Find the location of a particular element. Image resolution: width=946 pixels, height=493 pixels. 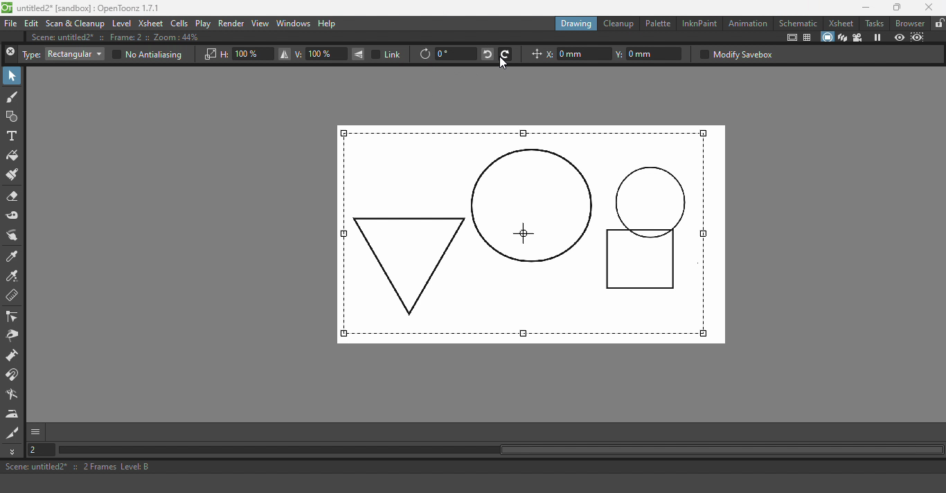

Preview is located at coordinates (899, 37).